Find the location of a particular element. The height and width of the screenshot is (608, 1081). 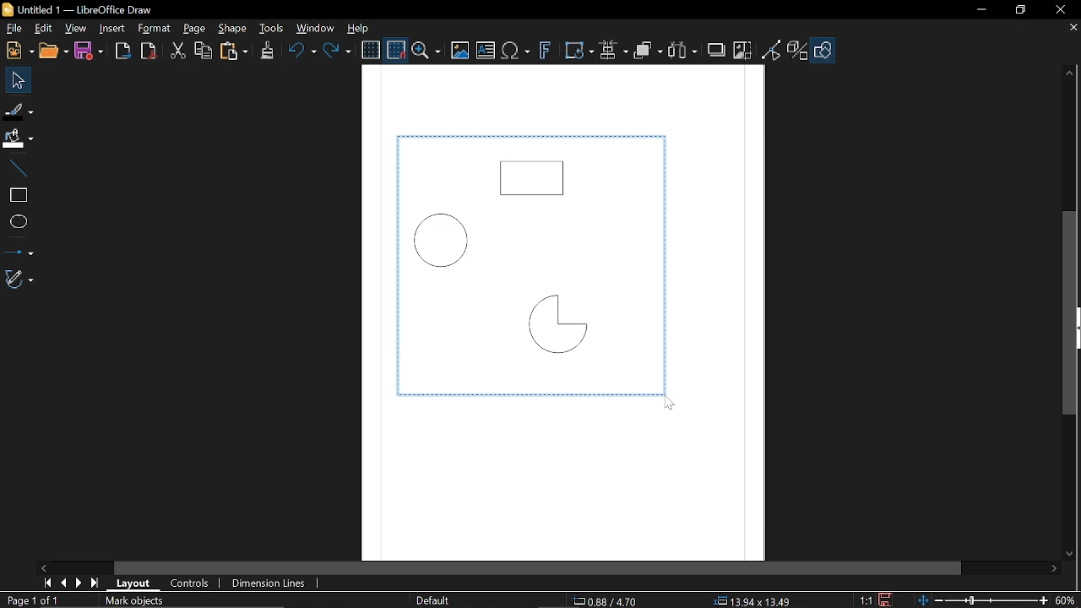

Line is located at coordinates (14, 164).